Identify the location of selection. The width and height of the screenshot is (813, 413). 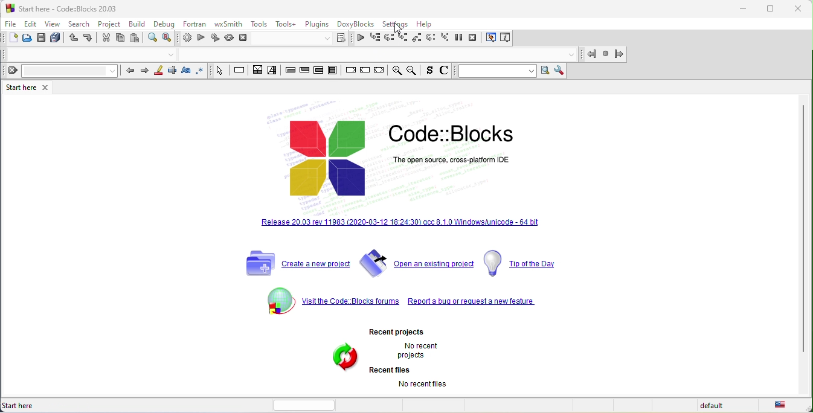
(274, 70).